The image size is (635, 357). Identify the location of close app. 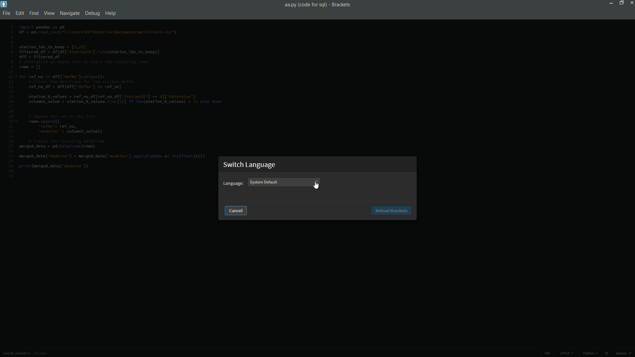
(631, 3).